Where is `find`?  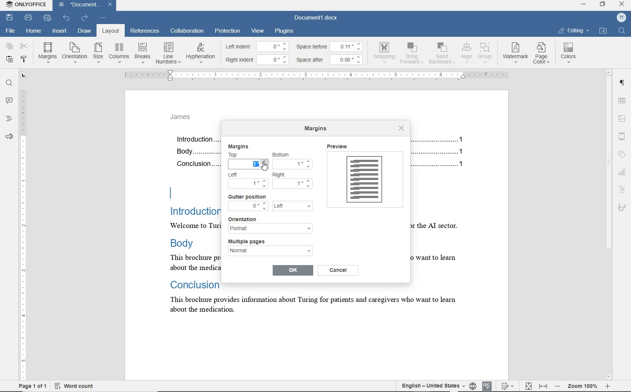 find is located at coordinates (9, 84).